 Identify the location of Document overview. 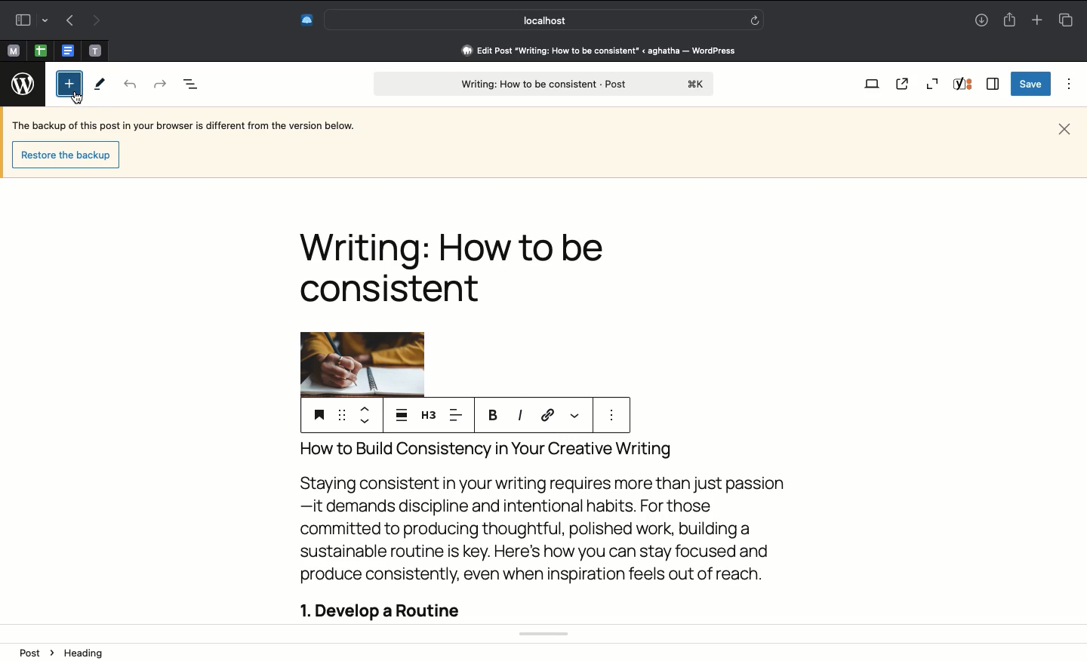
(192, 85).